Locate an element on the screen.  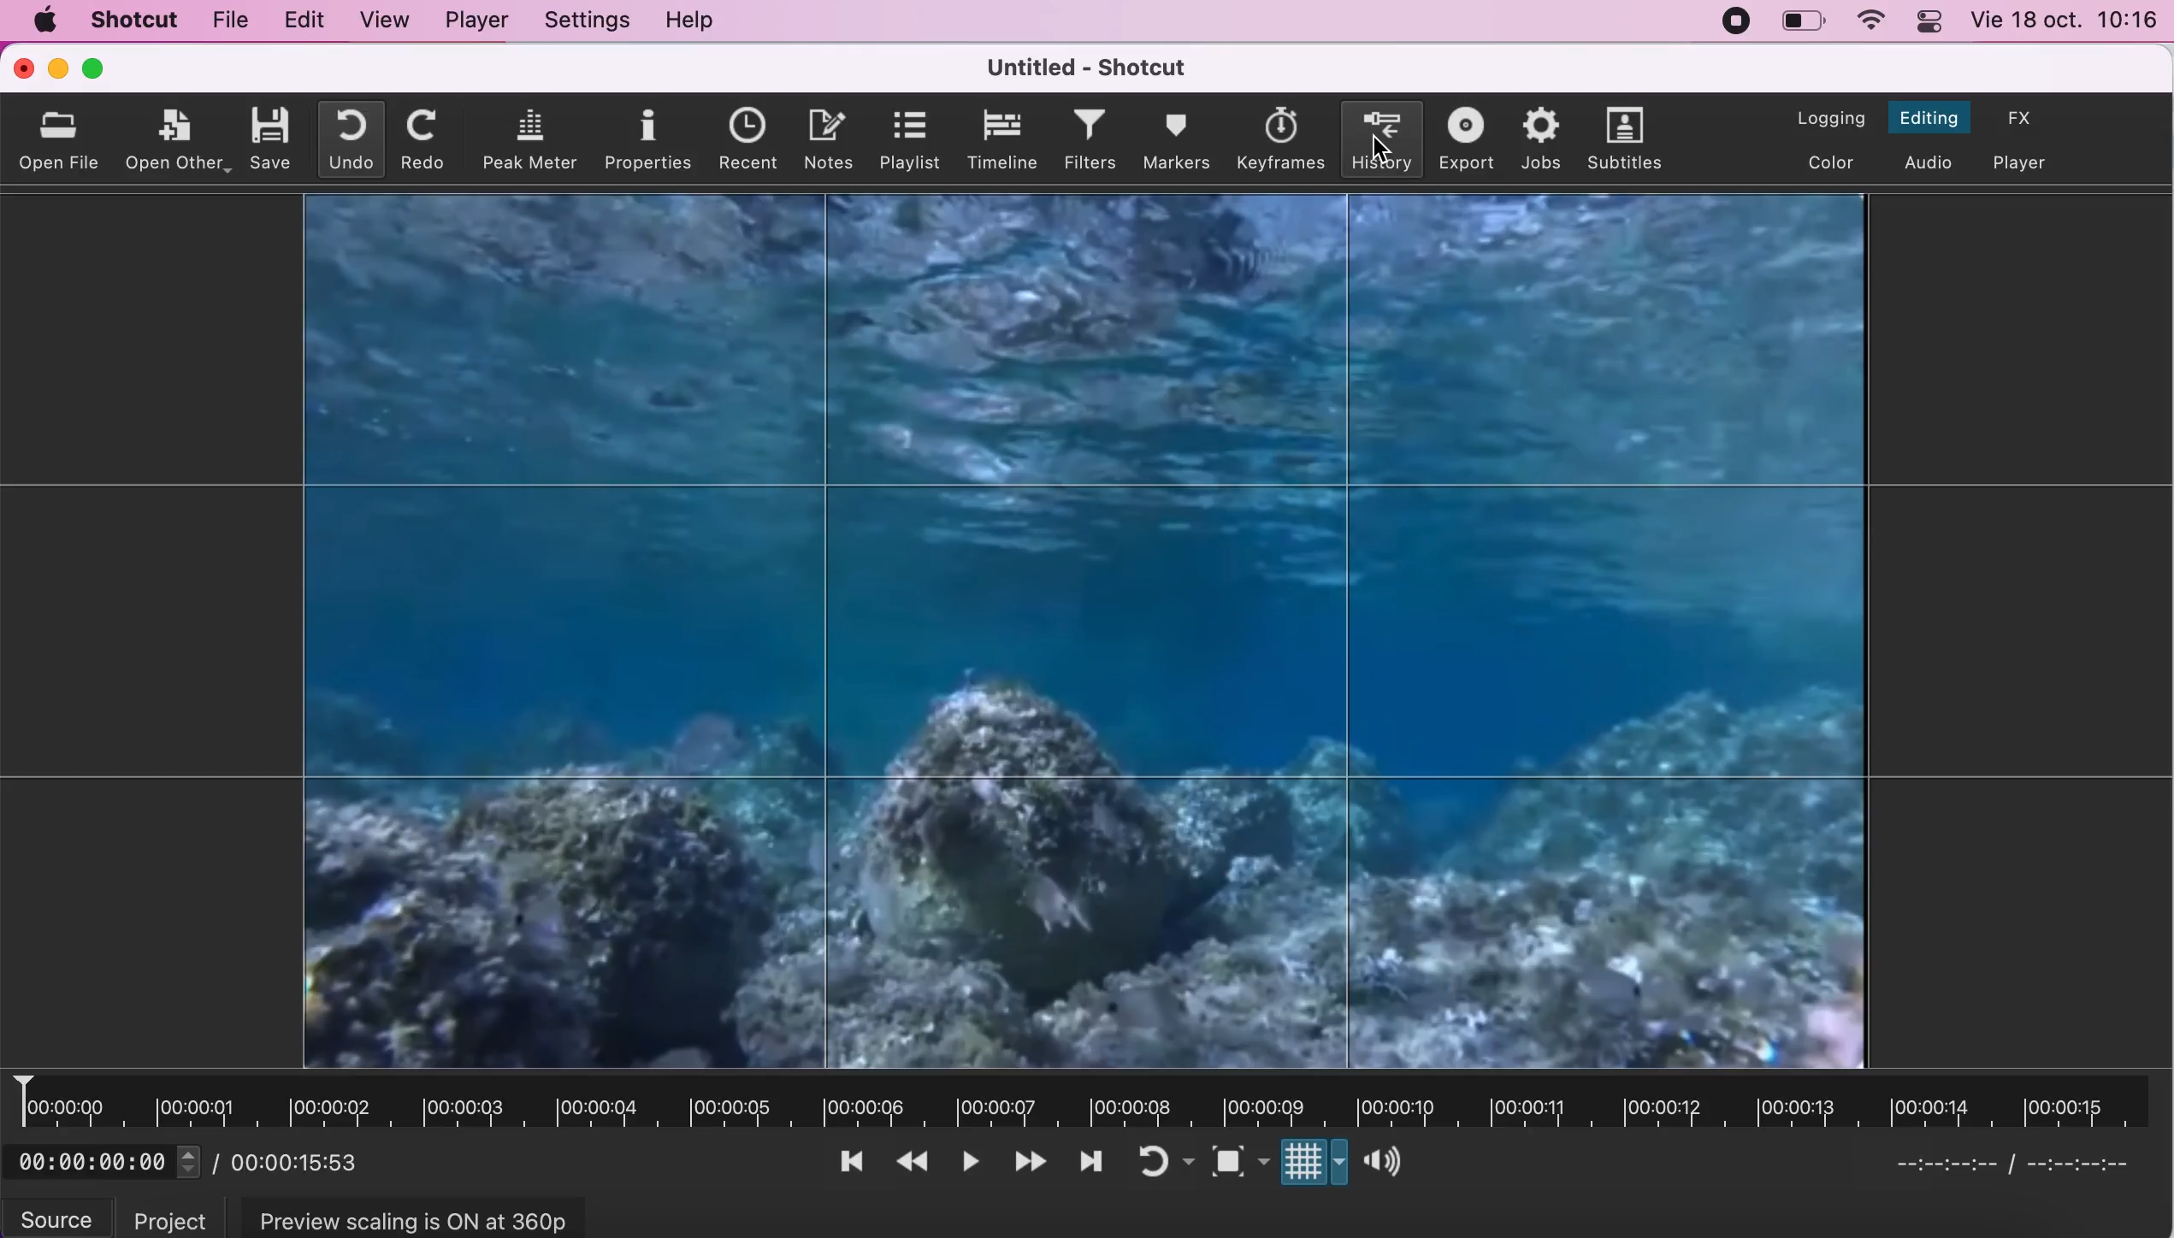
help is located at coordinates (695, 20).